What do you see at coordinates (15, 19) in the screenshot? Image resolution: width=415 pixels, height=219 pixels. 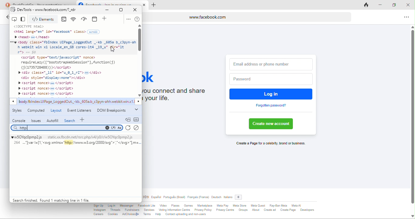 I see `inspect` at bounding box center [15, 19].